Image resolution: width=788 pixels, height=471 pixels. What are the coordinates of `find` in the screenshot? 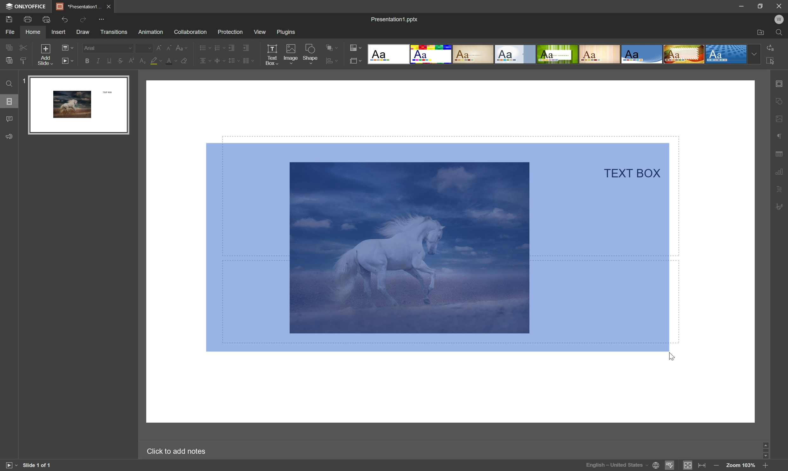 It's located at (9, 83).